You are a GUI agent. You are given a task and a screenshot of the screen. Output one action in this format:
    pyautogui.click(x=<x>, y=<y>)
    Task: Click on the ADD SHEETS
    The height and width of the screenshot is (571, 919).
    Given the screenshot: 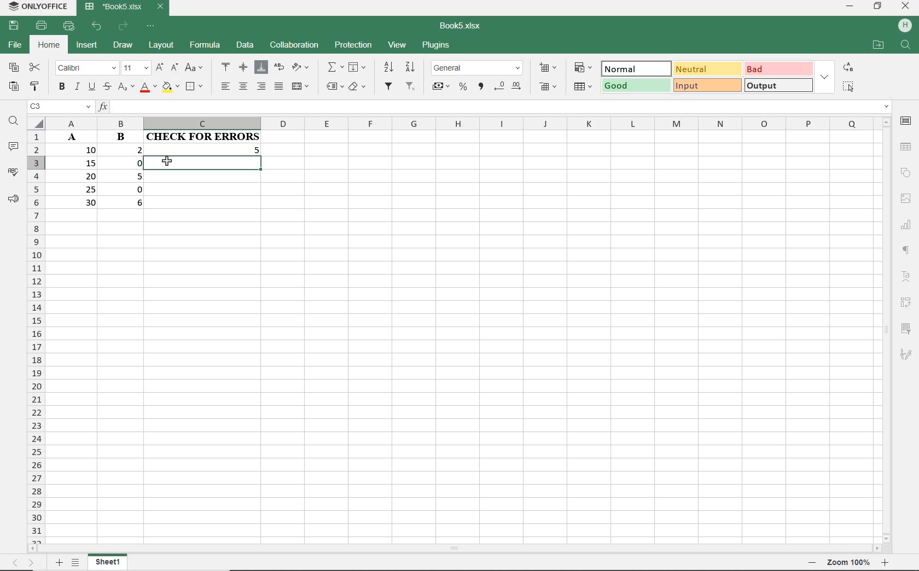 What is the action you would take?
    pyautogui.click(x=59, y=563)
    